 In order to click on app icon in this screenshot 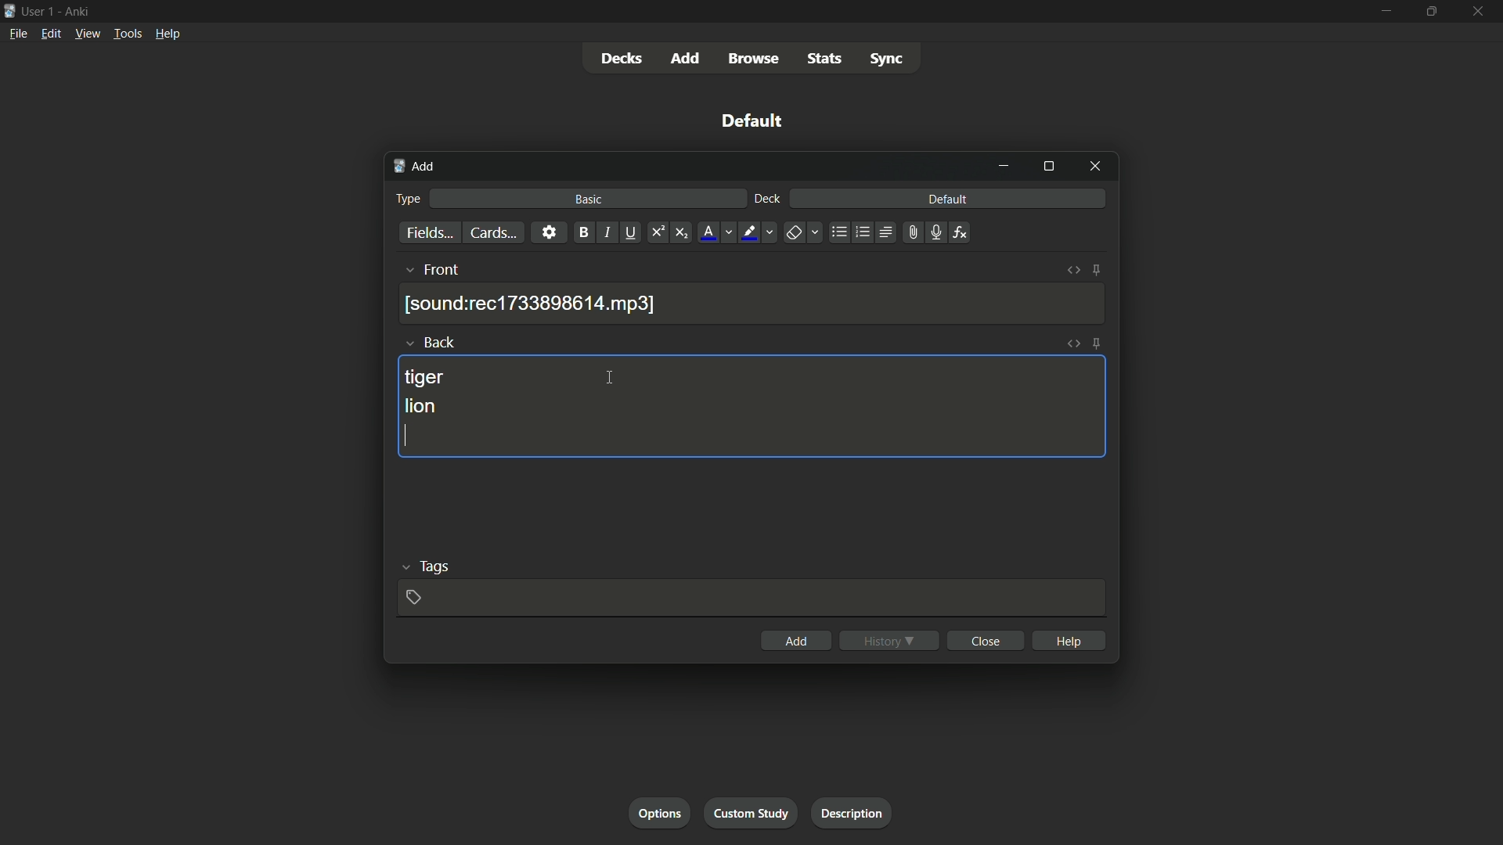, I will do `click(9, 9)`.